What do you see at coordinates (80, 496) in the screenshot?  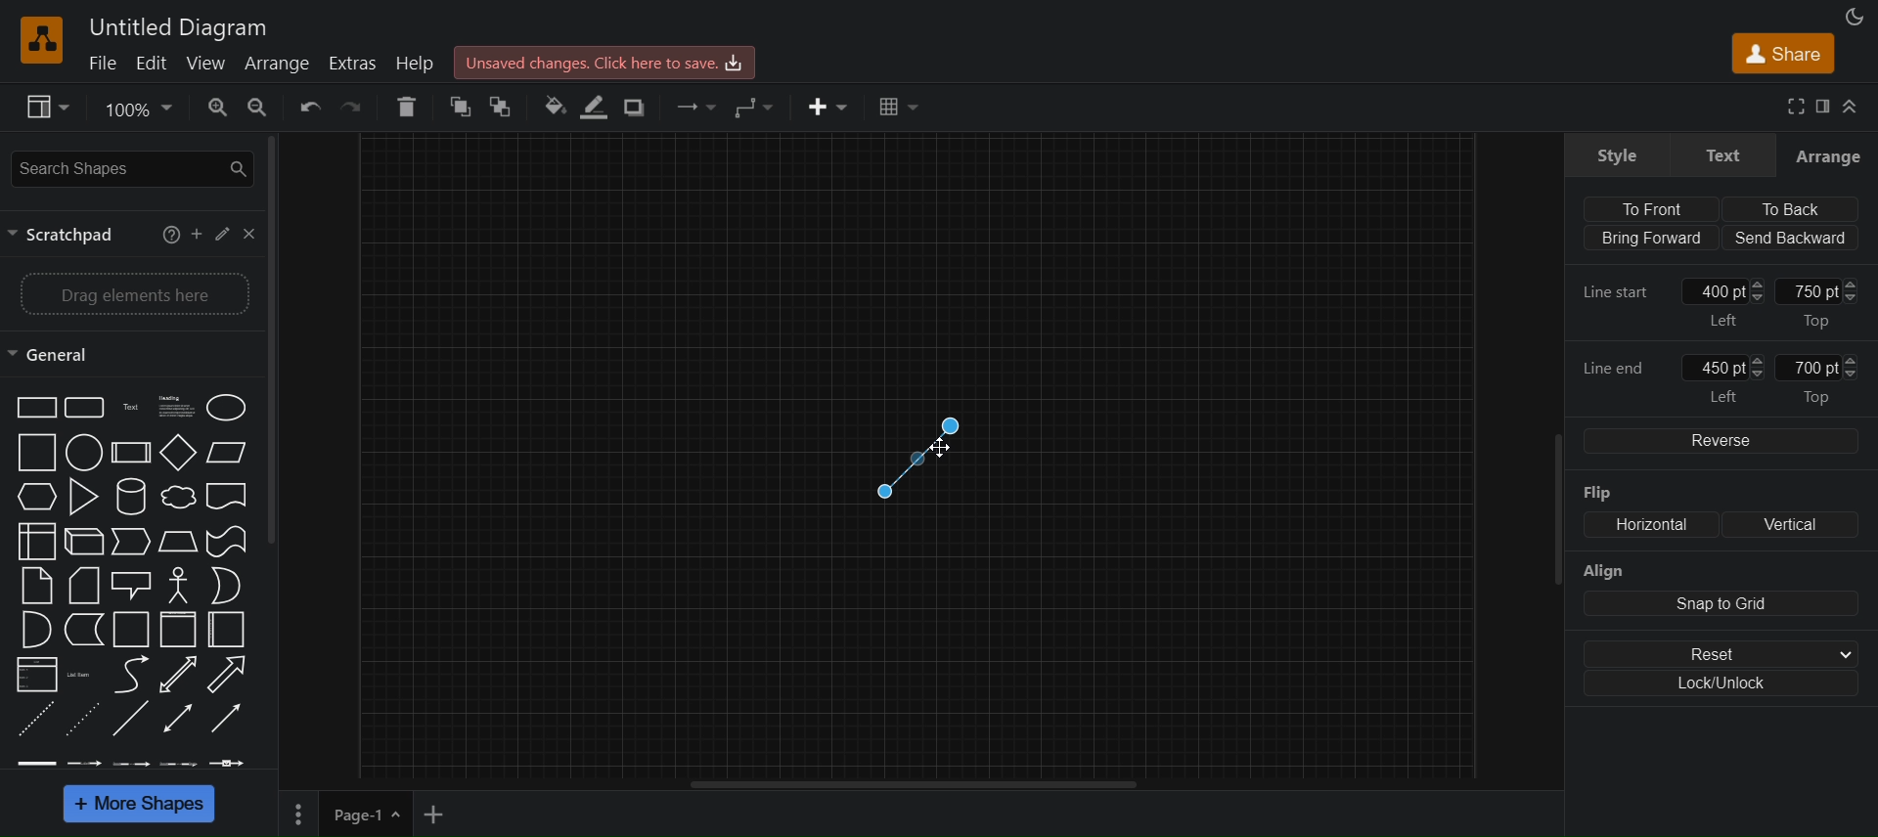 I see `Triangle` at bounding box center [80, 496].